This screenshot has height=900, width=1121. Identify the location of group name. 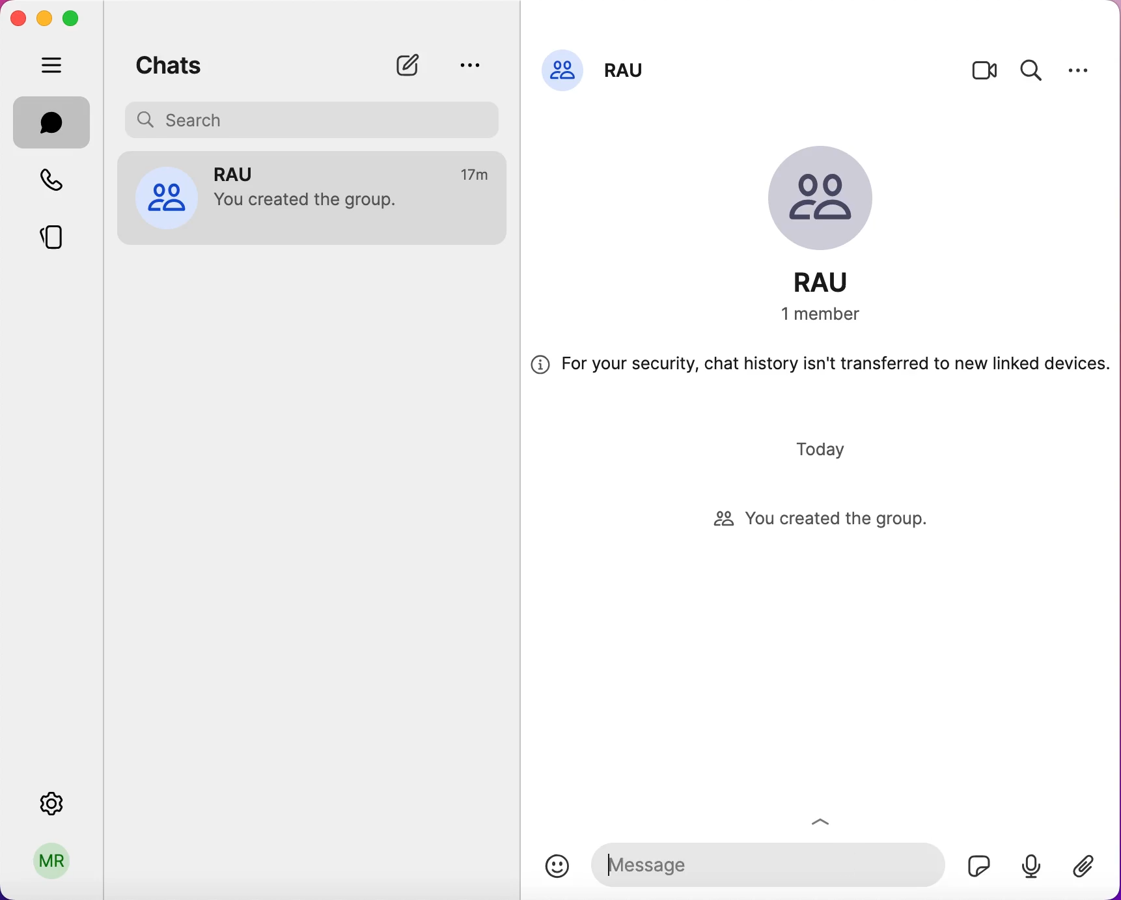
(628, 66).